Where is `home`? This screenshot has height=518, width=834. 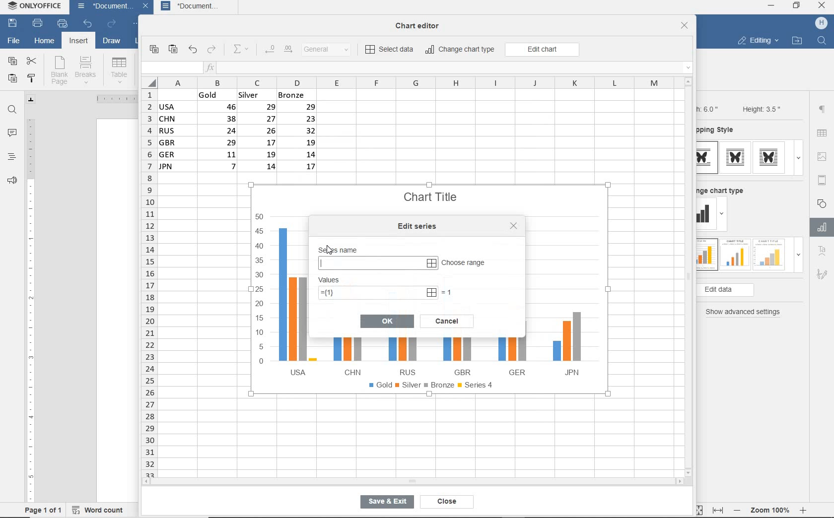 home is located at coordinates (44, 42).